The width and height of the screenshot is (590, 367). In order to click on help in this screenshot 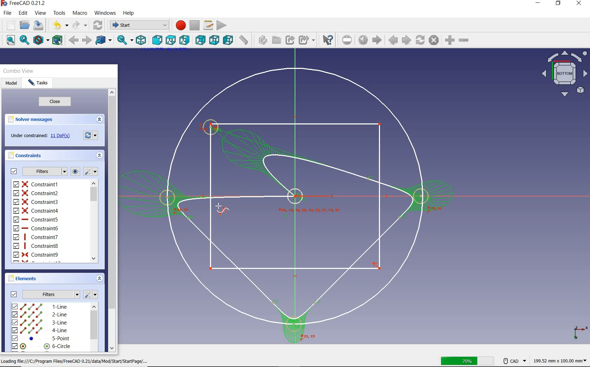, I will do `click(129, 13)`.